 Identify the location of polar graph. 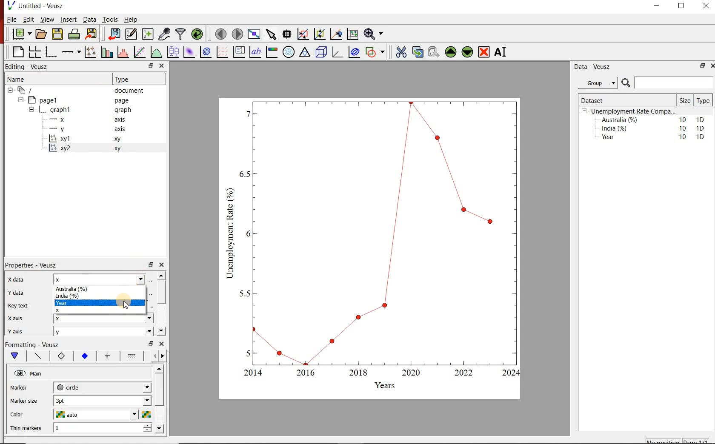
(289, 52).